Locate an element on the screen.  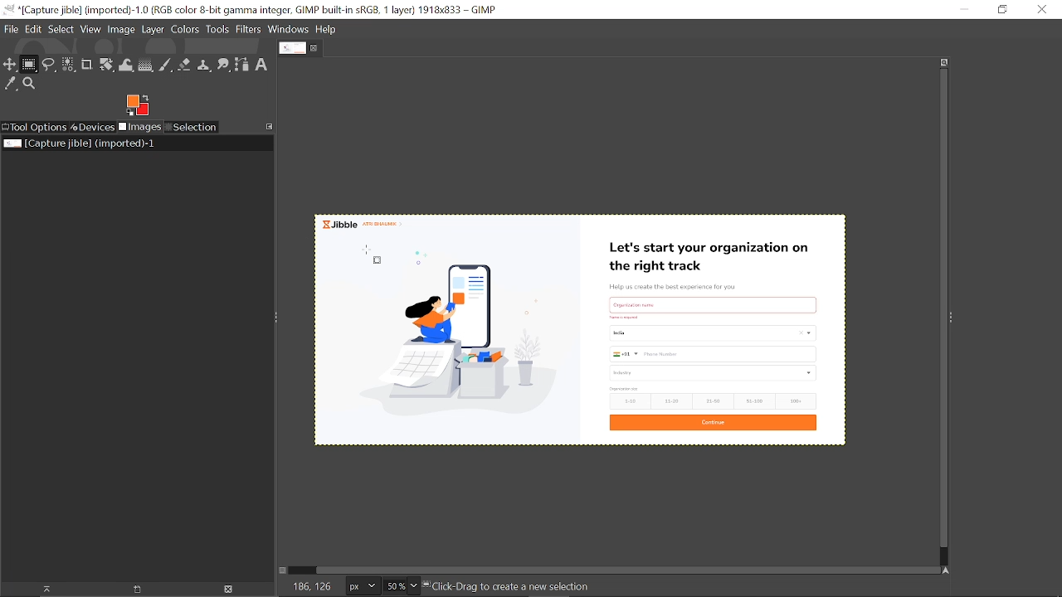
Zoom tool is located at coordinates (31, 85).